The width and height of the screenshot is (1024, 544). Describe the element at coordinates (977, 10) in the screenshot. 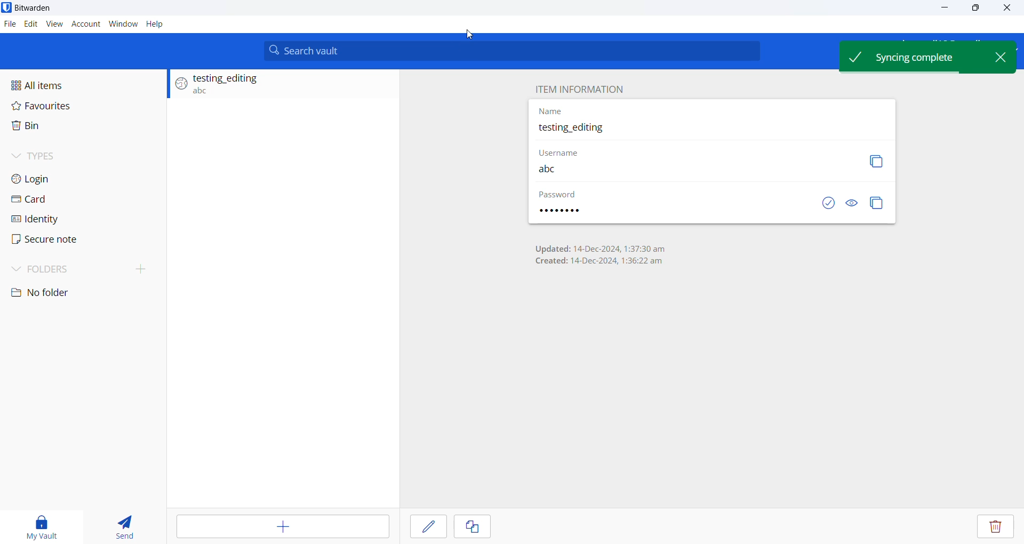

I see `maximise` at that location.